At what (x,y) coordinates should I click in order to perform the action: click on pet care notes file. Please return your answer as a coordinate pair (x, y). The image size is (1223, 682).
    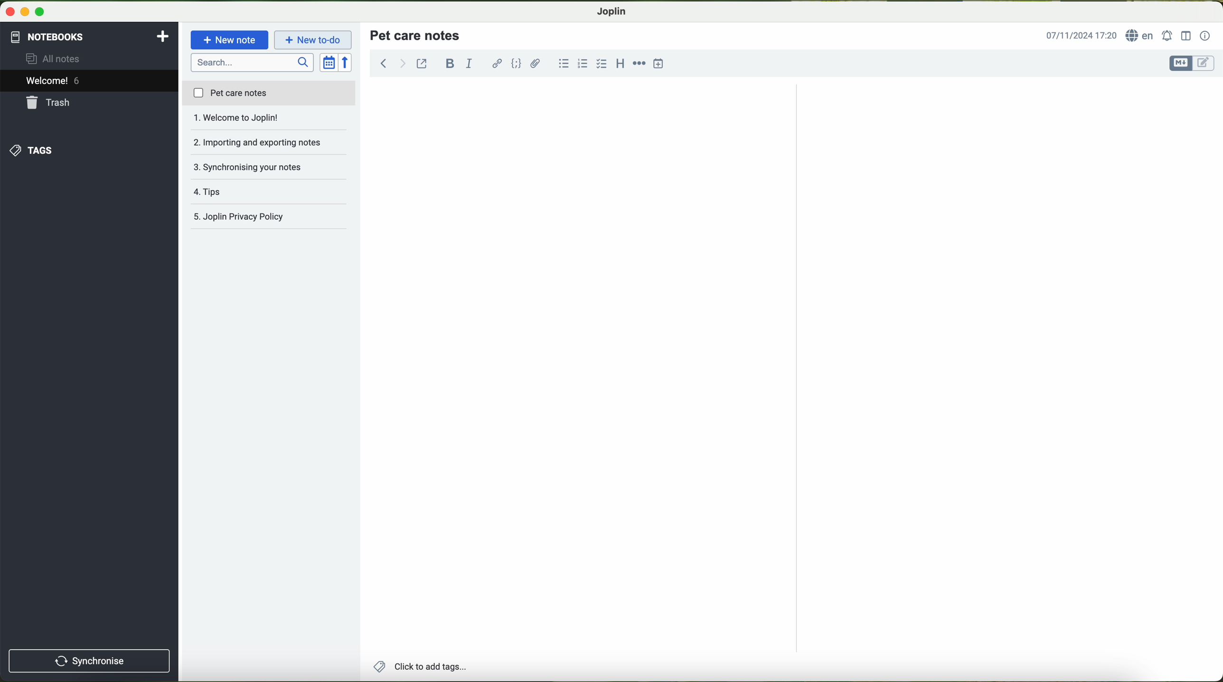
    Looking at the image, I should click on (268, 94).